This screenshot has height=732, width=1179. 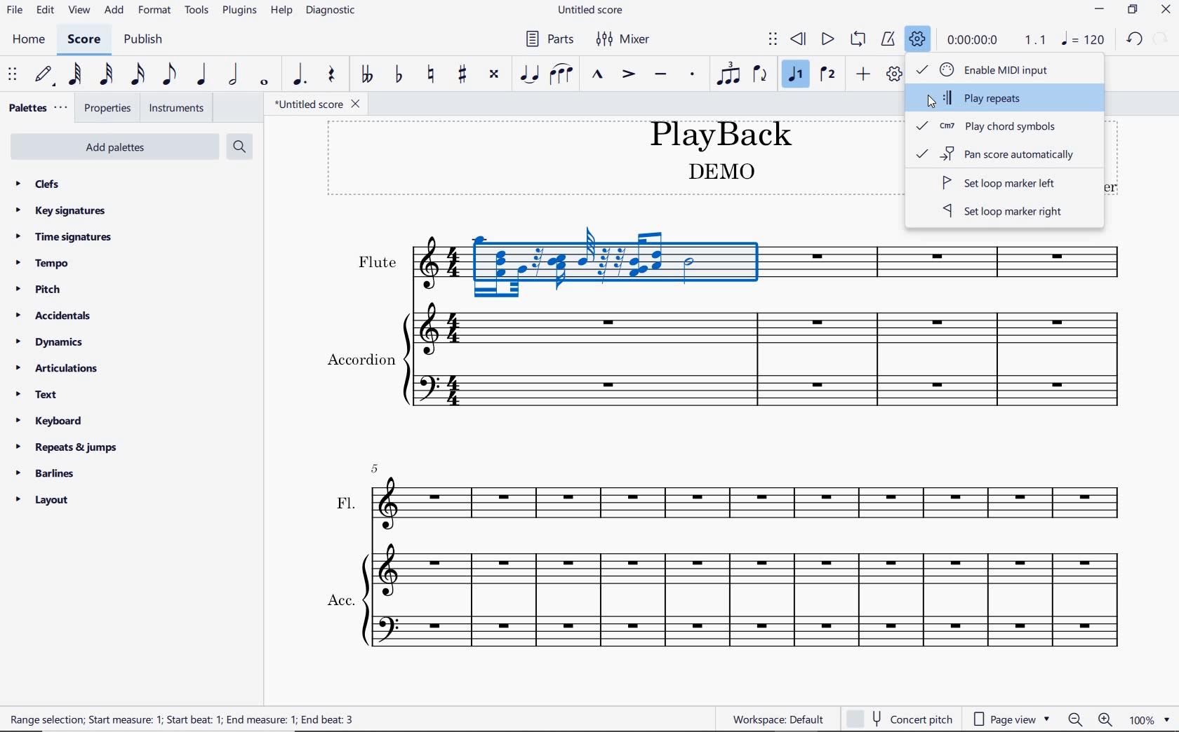 I want to click on view, so click(x=79, y=11).